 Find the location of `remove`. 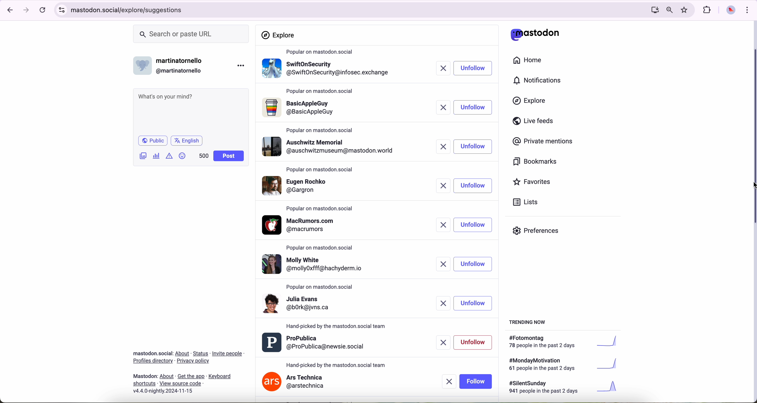

remove is located at coordinates (441, 186).